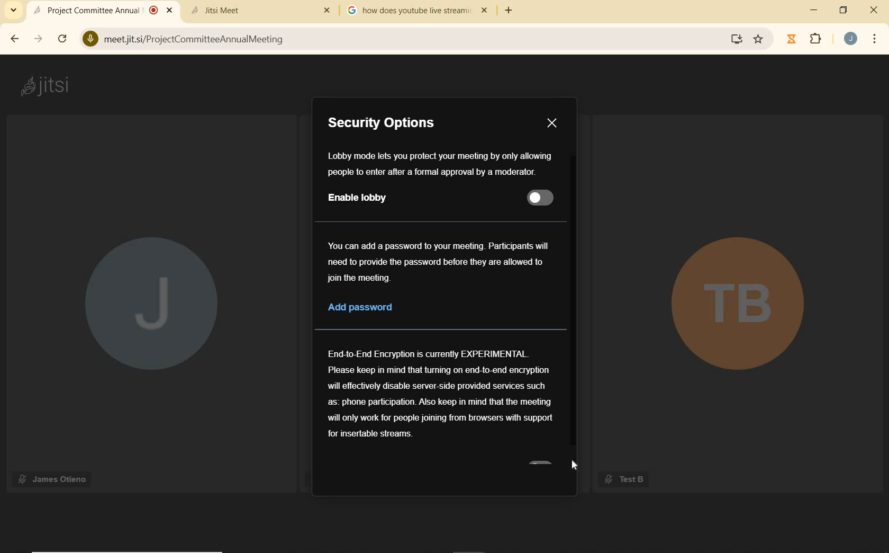  Describe the element at coordinates (843, 10) in the screenshot. I see `RESTORE DOWN` at that location.